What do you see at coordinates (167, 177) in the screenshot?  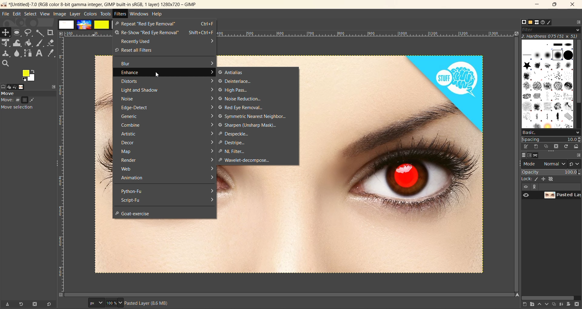 I see `animation` at bounding box center [167, 177].